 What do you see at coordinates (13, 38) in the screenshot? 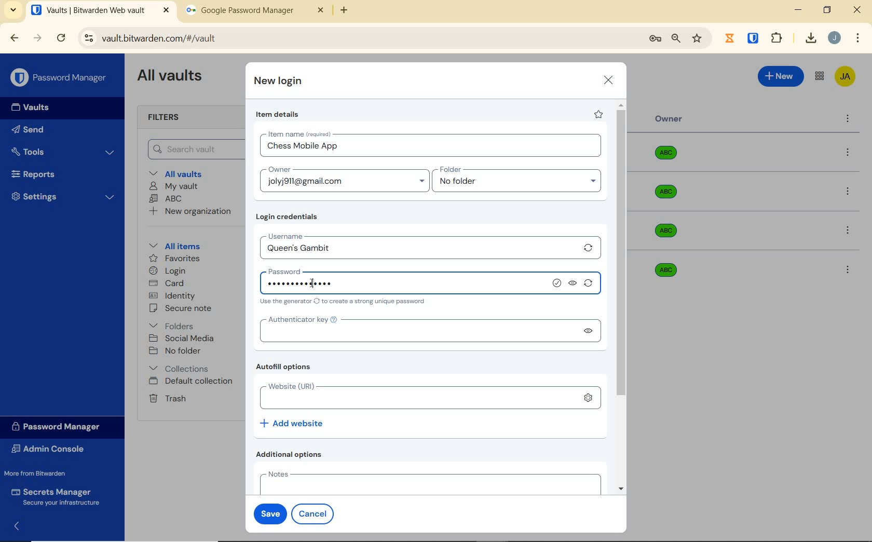
I see `backward` at bounding box center [13, 38].